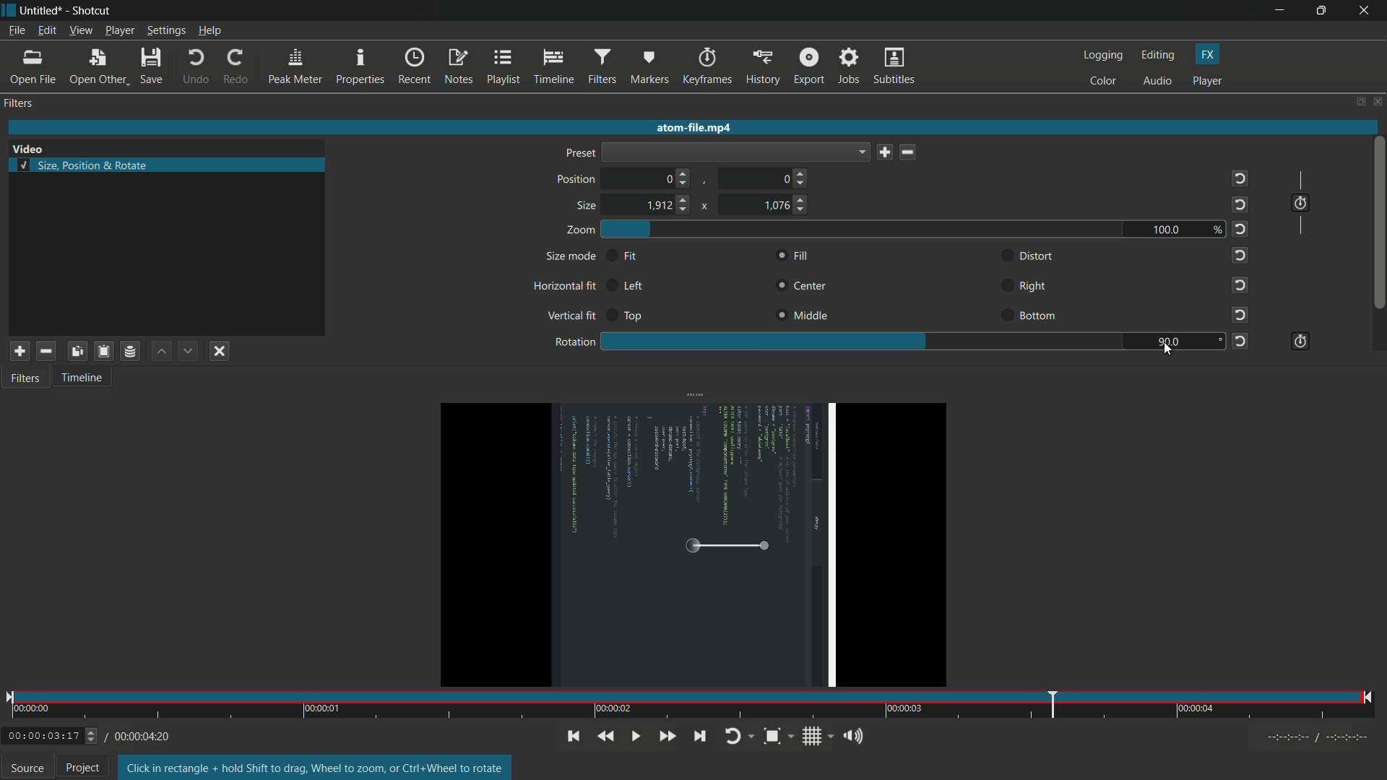  Describe the element at coordinates (1219, 230) in the screenshot. I see `%` at that location.